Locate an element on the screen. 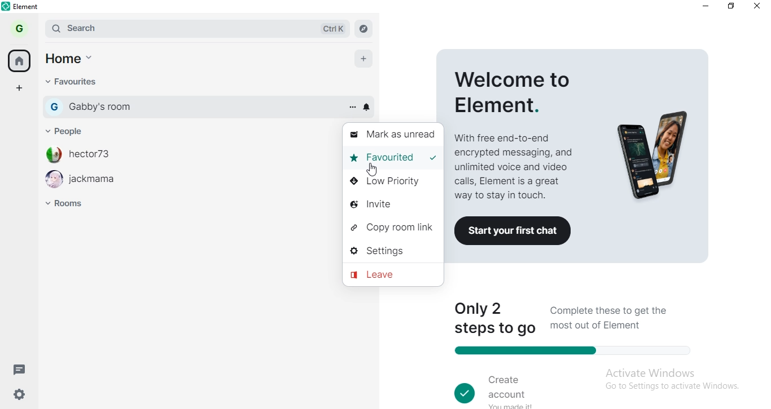  favourites is located at coordinates (72, 82).